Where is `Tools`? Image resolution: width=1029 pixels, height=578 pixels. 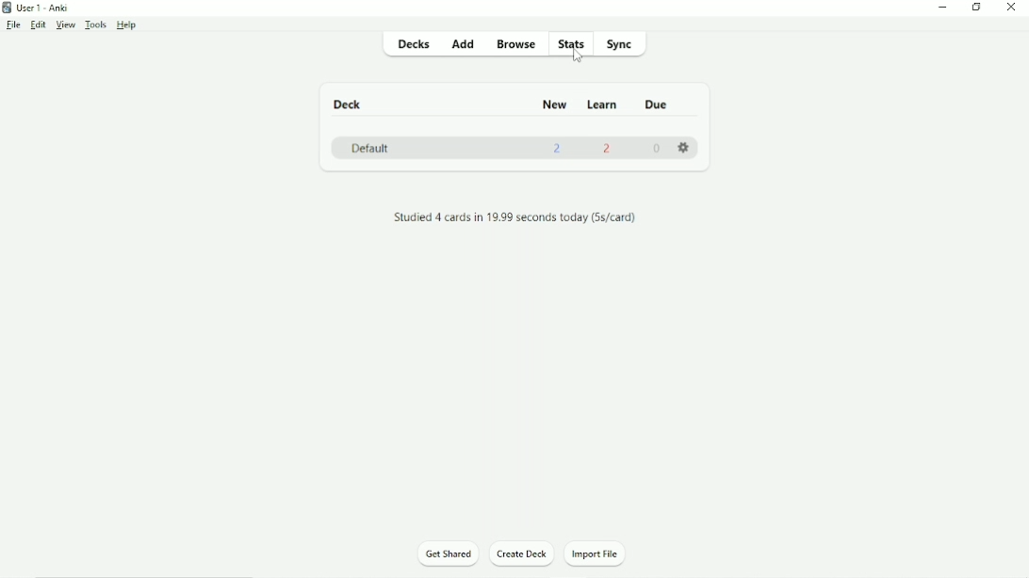 Tools is located at coordinates (97, 25).